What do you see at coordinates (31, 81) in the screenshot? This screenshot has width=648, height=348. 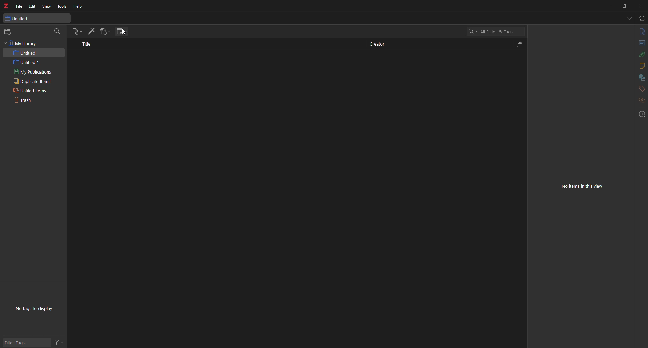 I see `duplicate` at bounding box center [31, 81].